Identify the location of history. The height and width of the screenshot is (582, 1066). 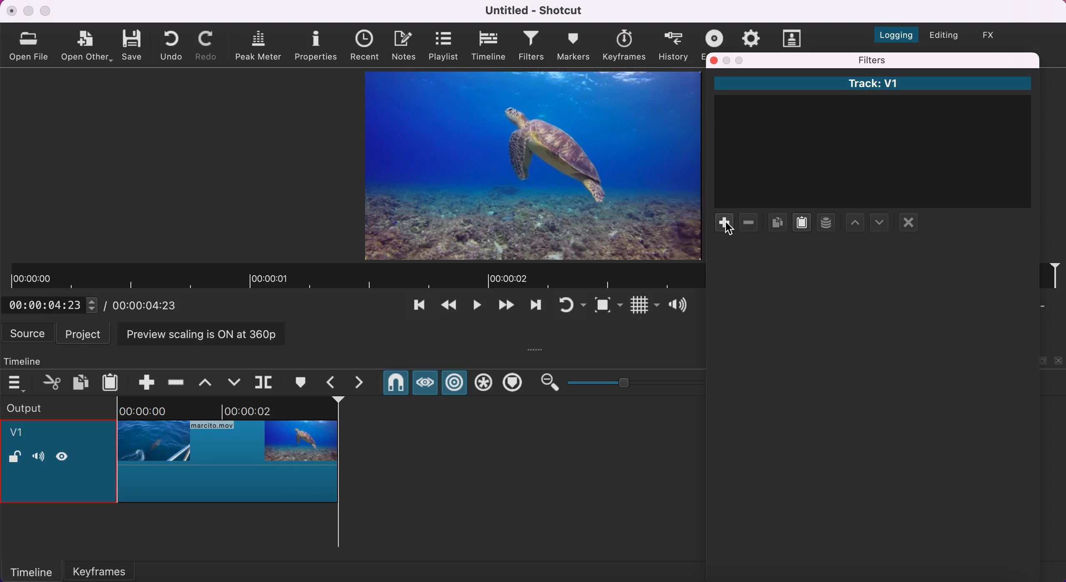
(674, 45).